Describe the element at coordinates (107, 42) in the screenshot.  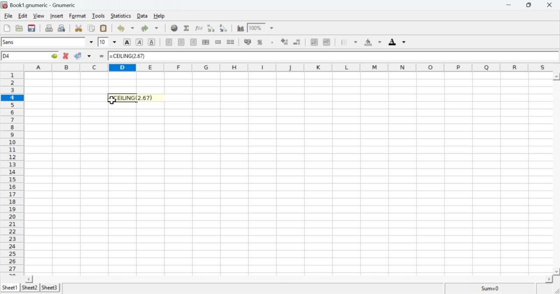
I see `Font size` at that location.